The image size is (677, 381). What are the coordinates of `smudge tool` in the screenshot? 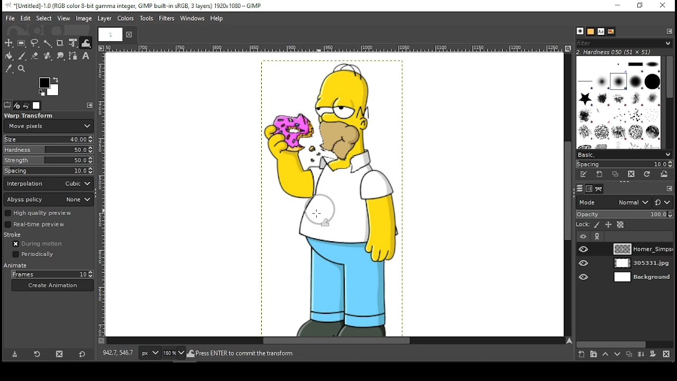 It's located at (61, 56).